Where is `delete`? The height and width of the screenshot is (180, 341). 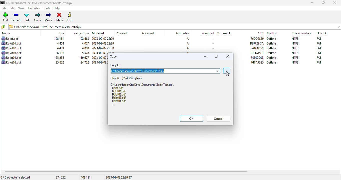 delete is located at coordinates (59, 17).